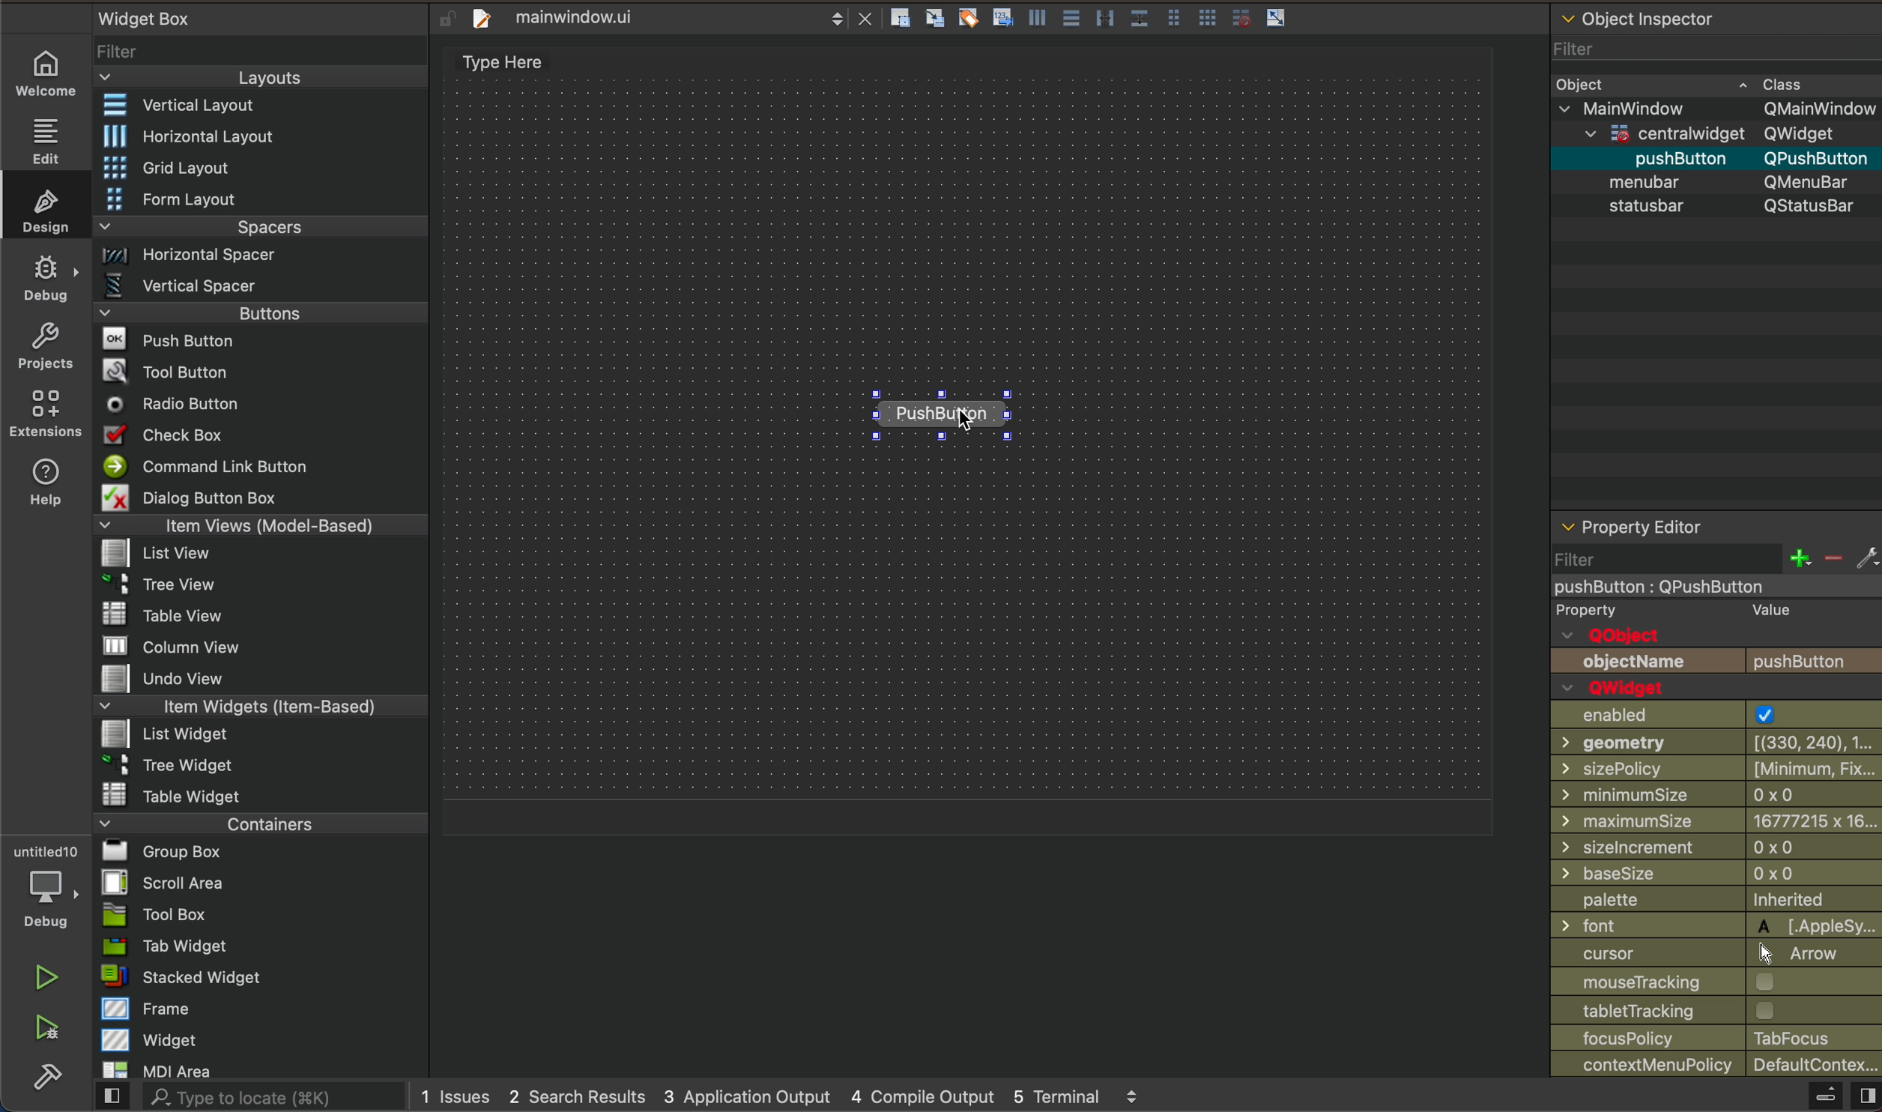 This screenshot has height=1112, width=1882. Describe the element at coordinates (44, 487) in the screenshot. I see `help` at that location.